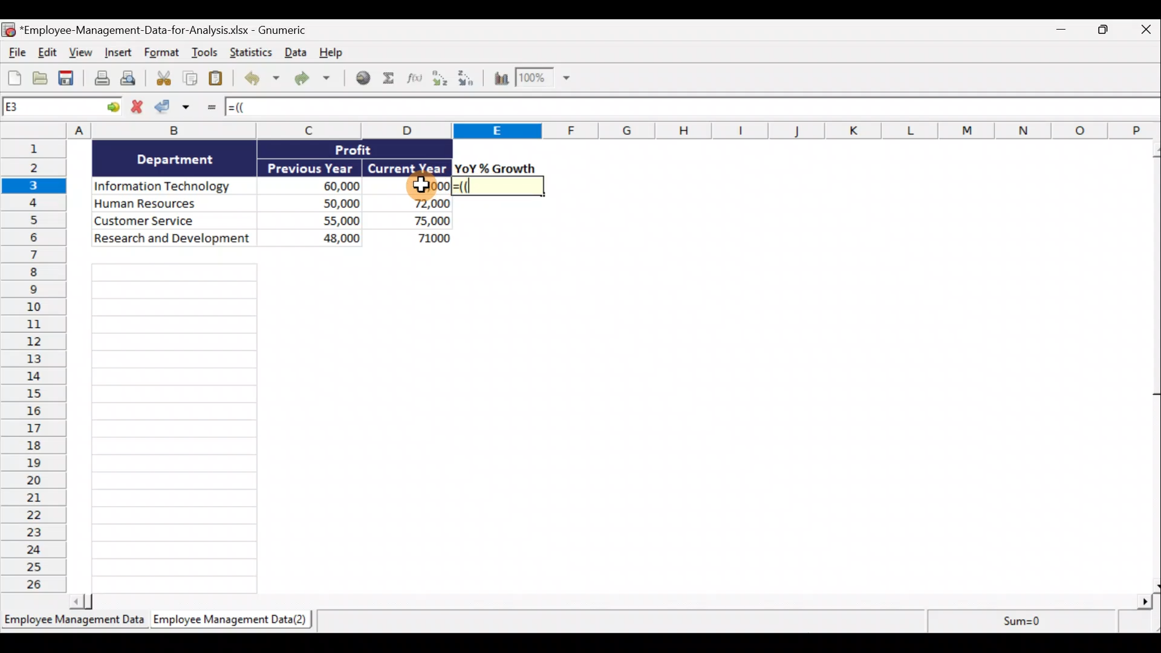  What do you see at coordinates (611, 603) in the screenshot?
I see `Scroll bar` at bounding box center [611, 603].